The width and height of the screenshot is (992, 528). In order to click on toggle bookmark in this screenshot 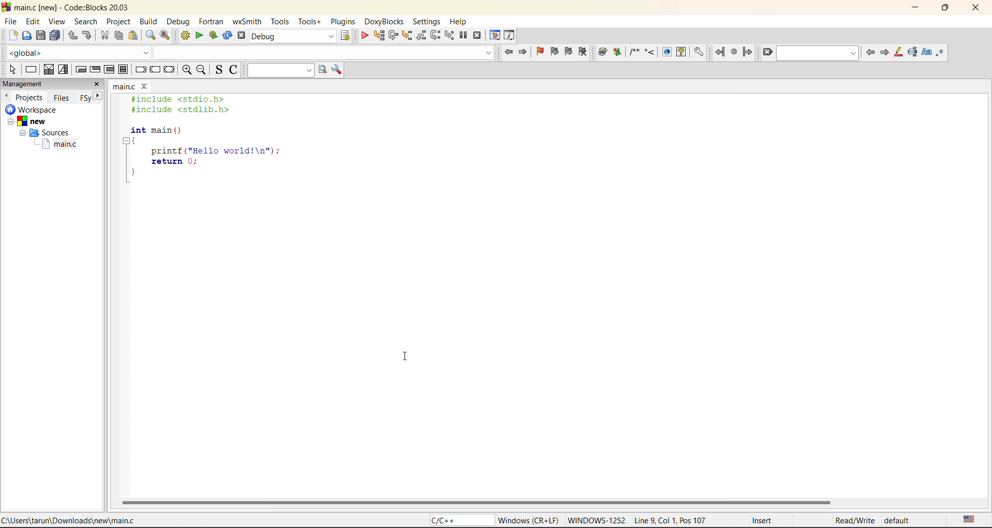, I will do `click(541, 51)`.